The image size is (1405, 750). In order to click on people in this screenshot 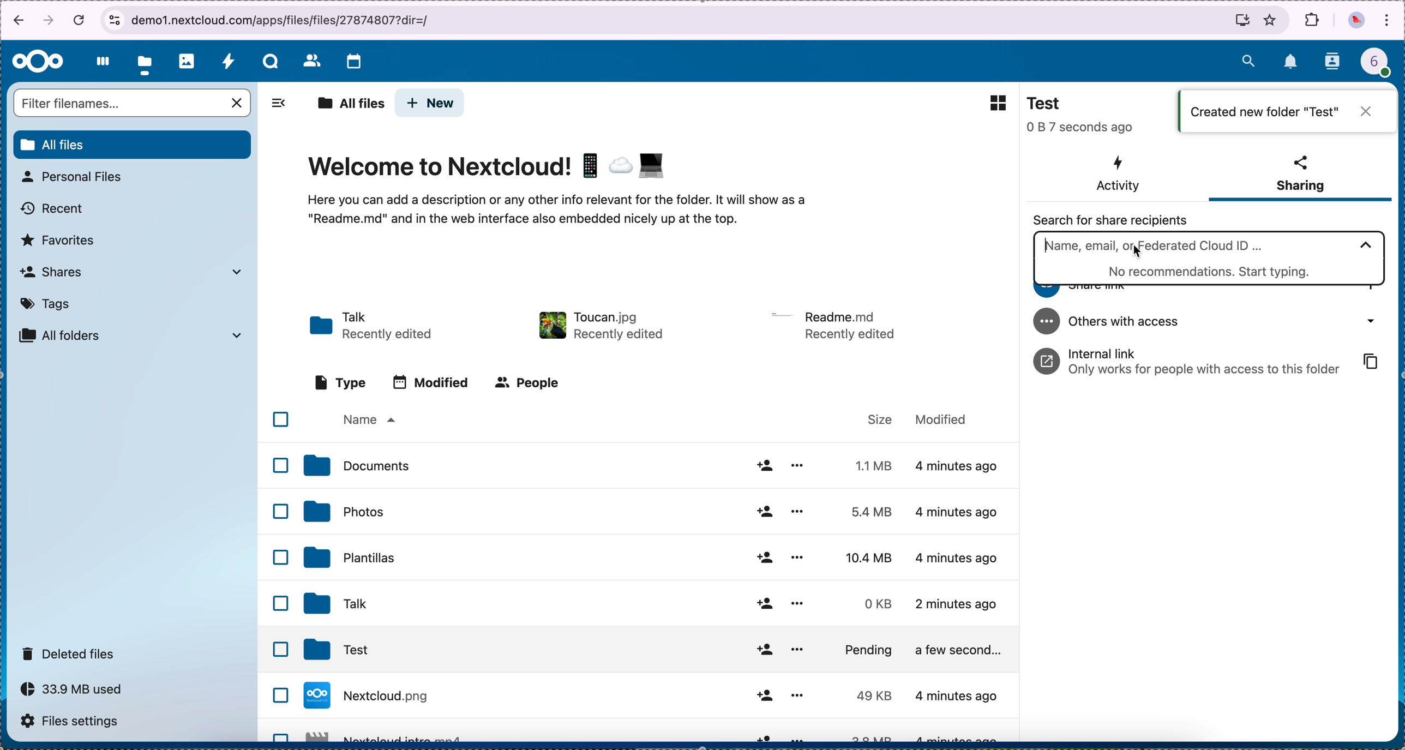, I will do `click(530, 383)`.